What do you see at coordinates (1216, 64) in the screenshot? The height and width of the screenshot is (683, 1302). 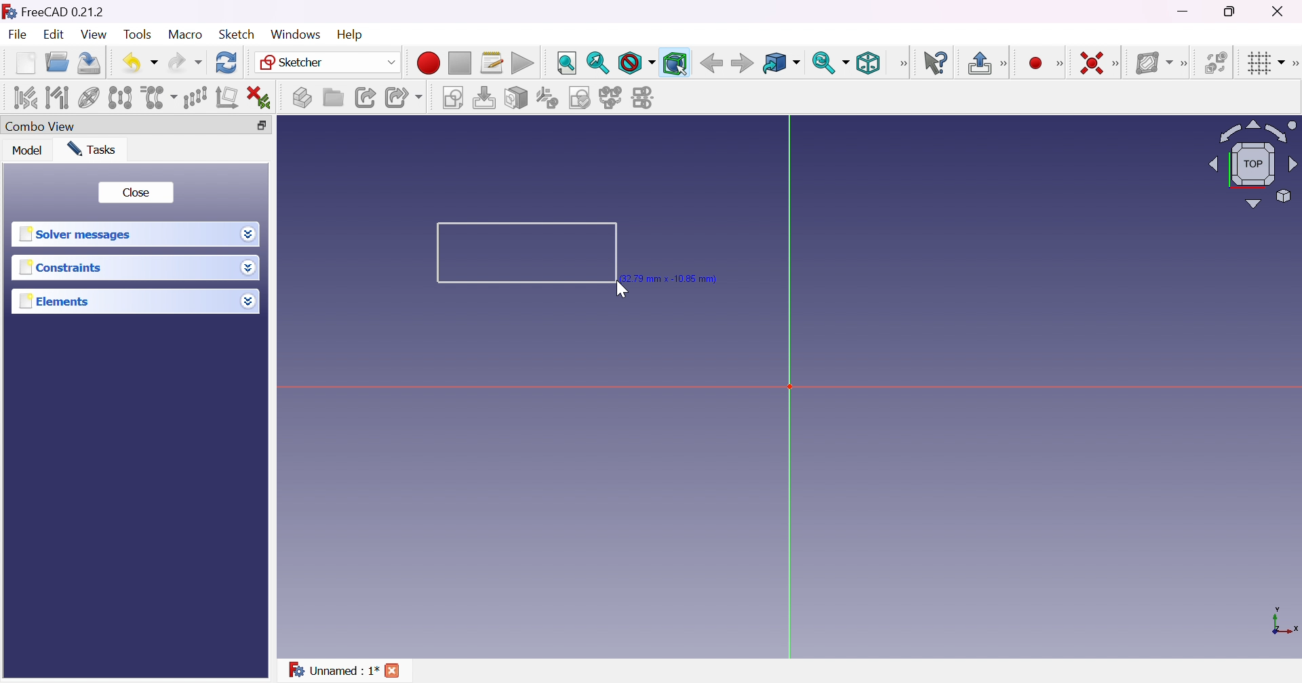 I see `Switch virtual space` at bounding box center [1216, 64].